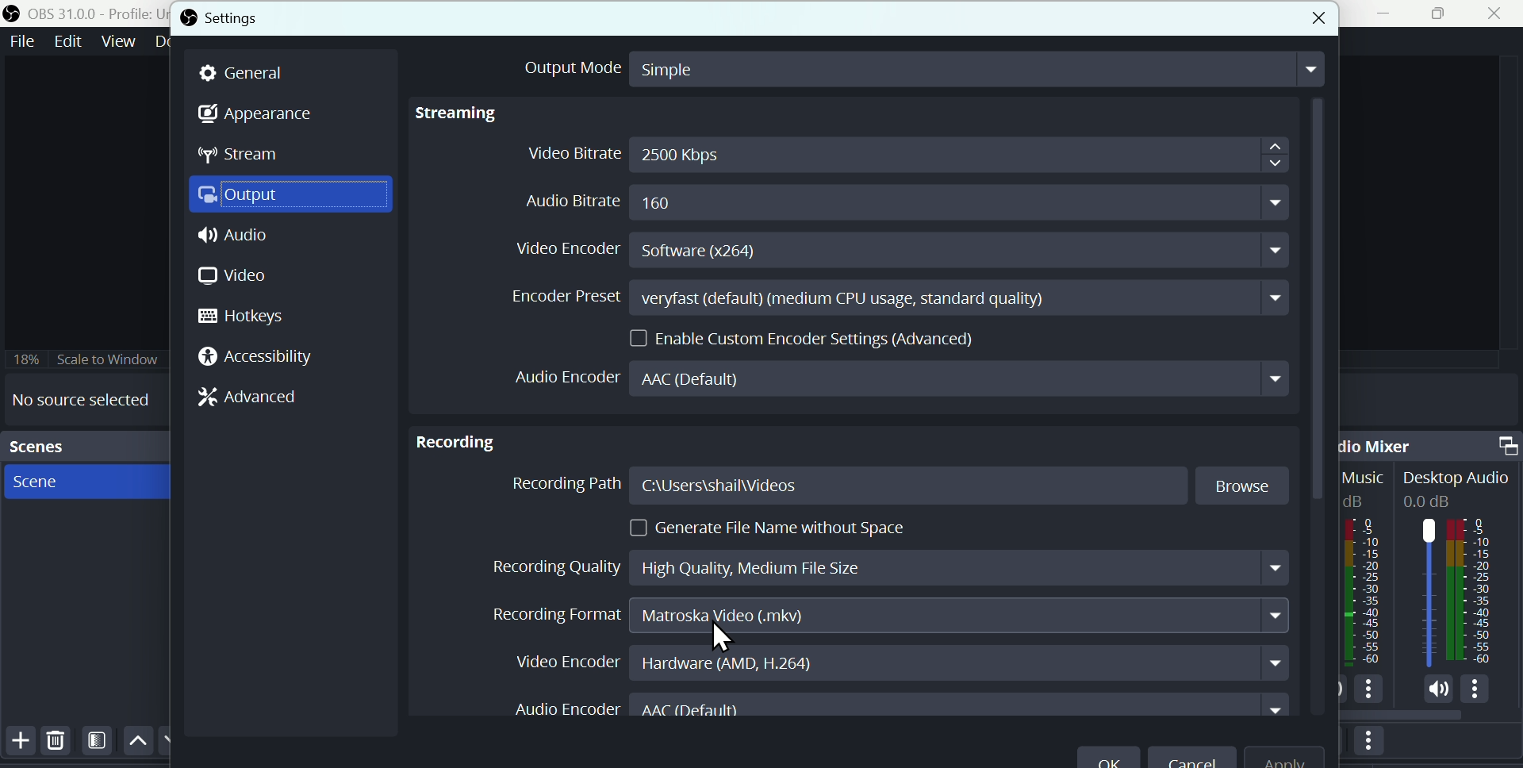 This screenshot has height=768, width=1523. What do you see at coordinates (140, 745) in the screenshot?
I see `Up` at bounding box center [140, 745].